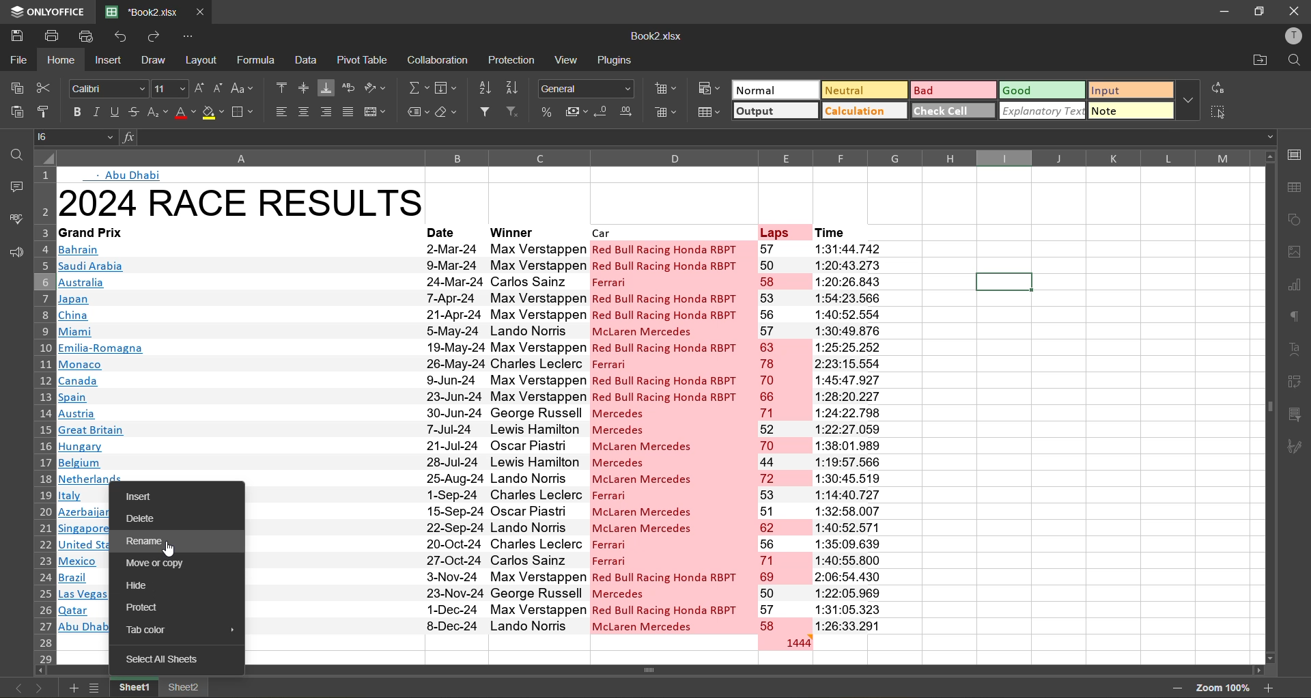  Describe the element at coordinates (325, 113) in the screenshot. I see `align right` at that location.